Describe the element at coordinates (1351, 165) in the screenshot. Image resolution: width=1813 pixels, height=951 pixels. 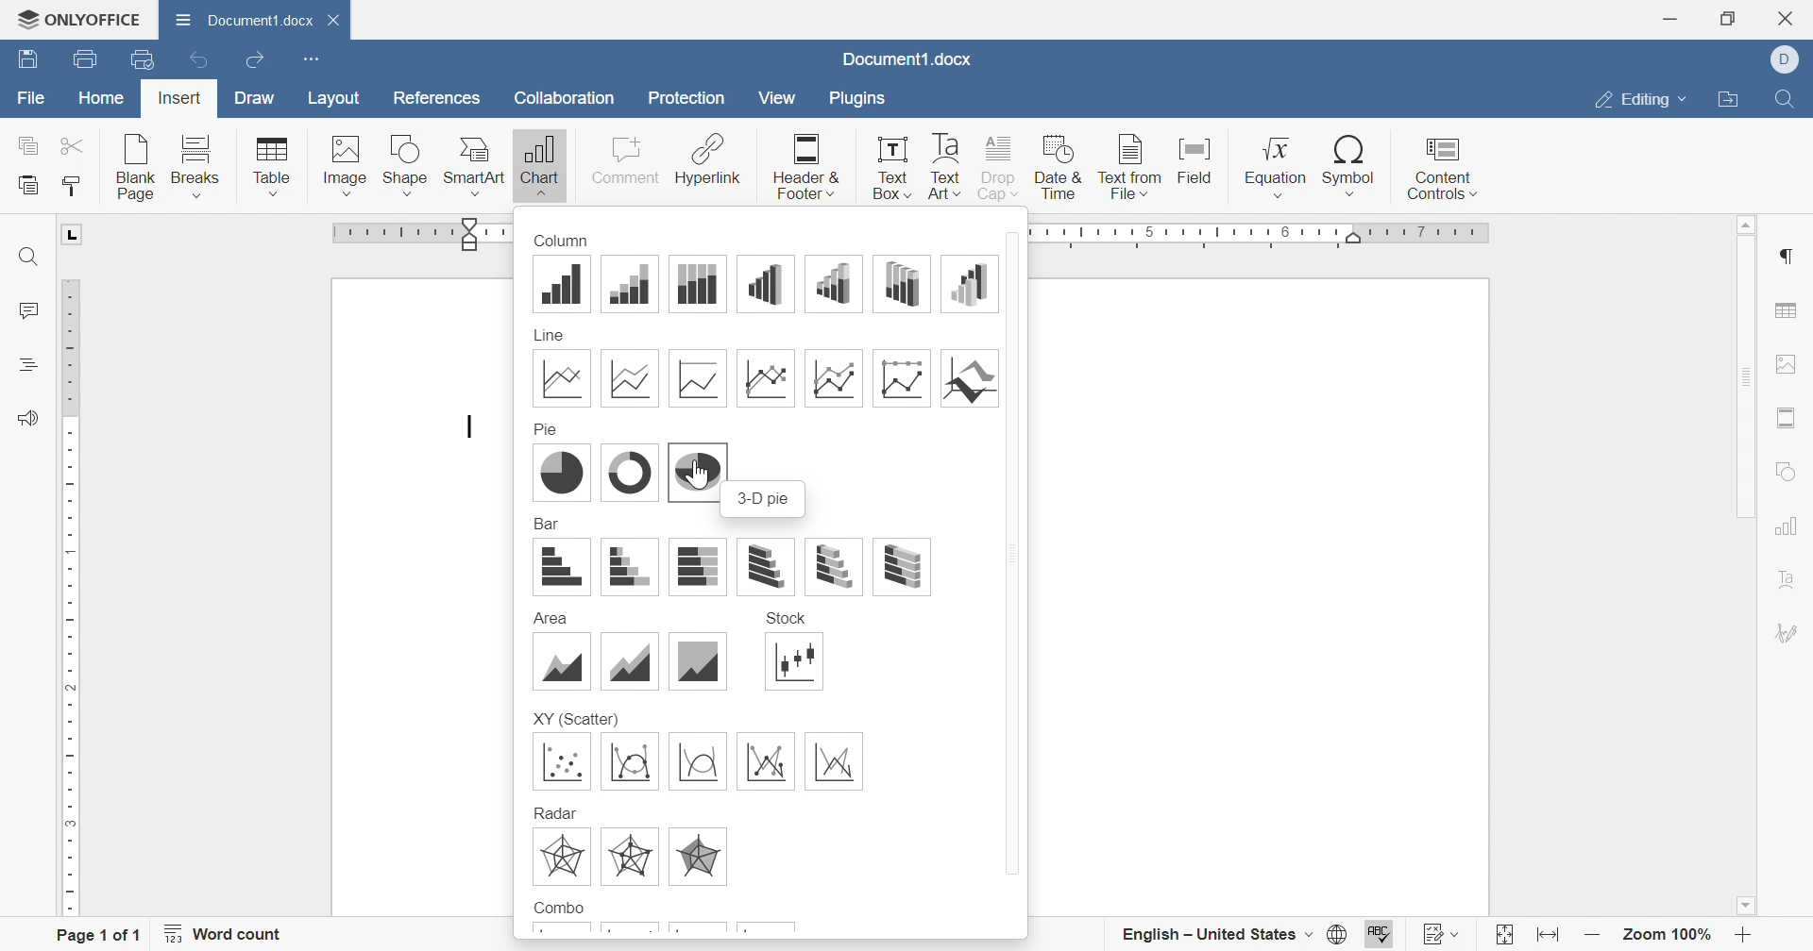
I see `Symbol` at that location.